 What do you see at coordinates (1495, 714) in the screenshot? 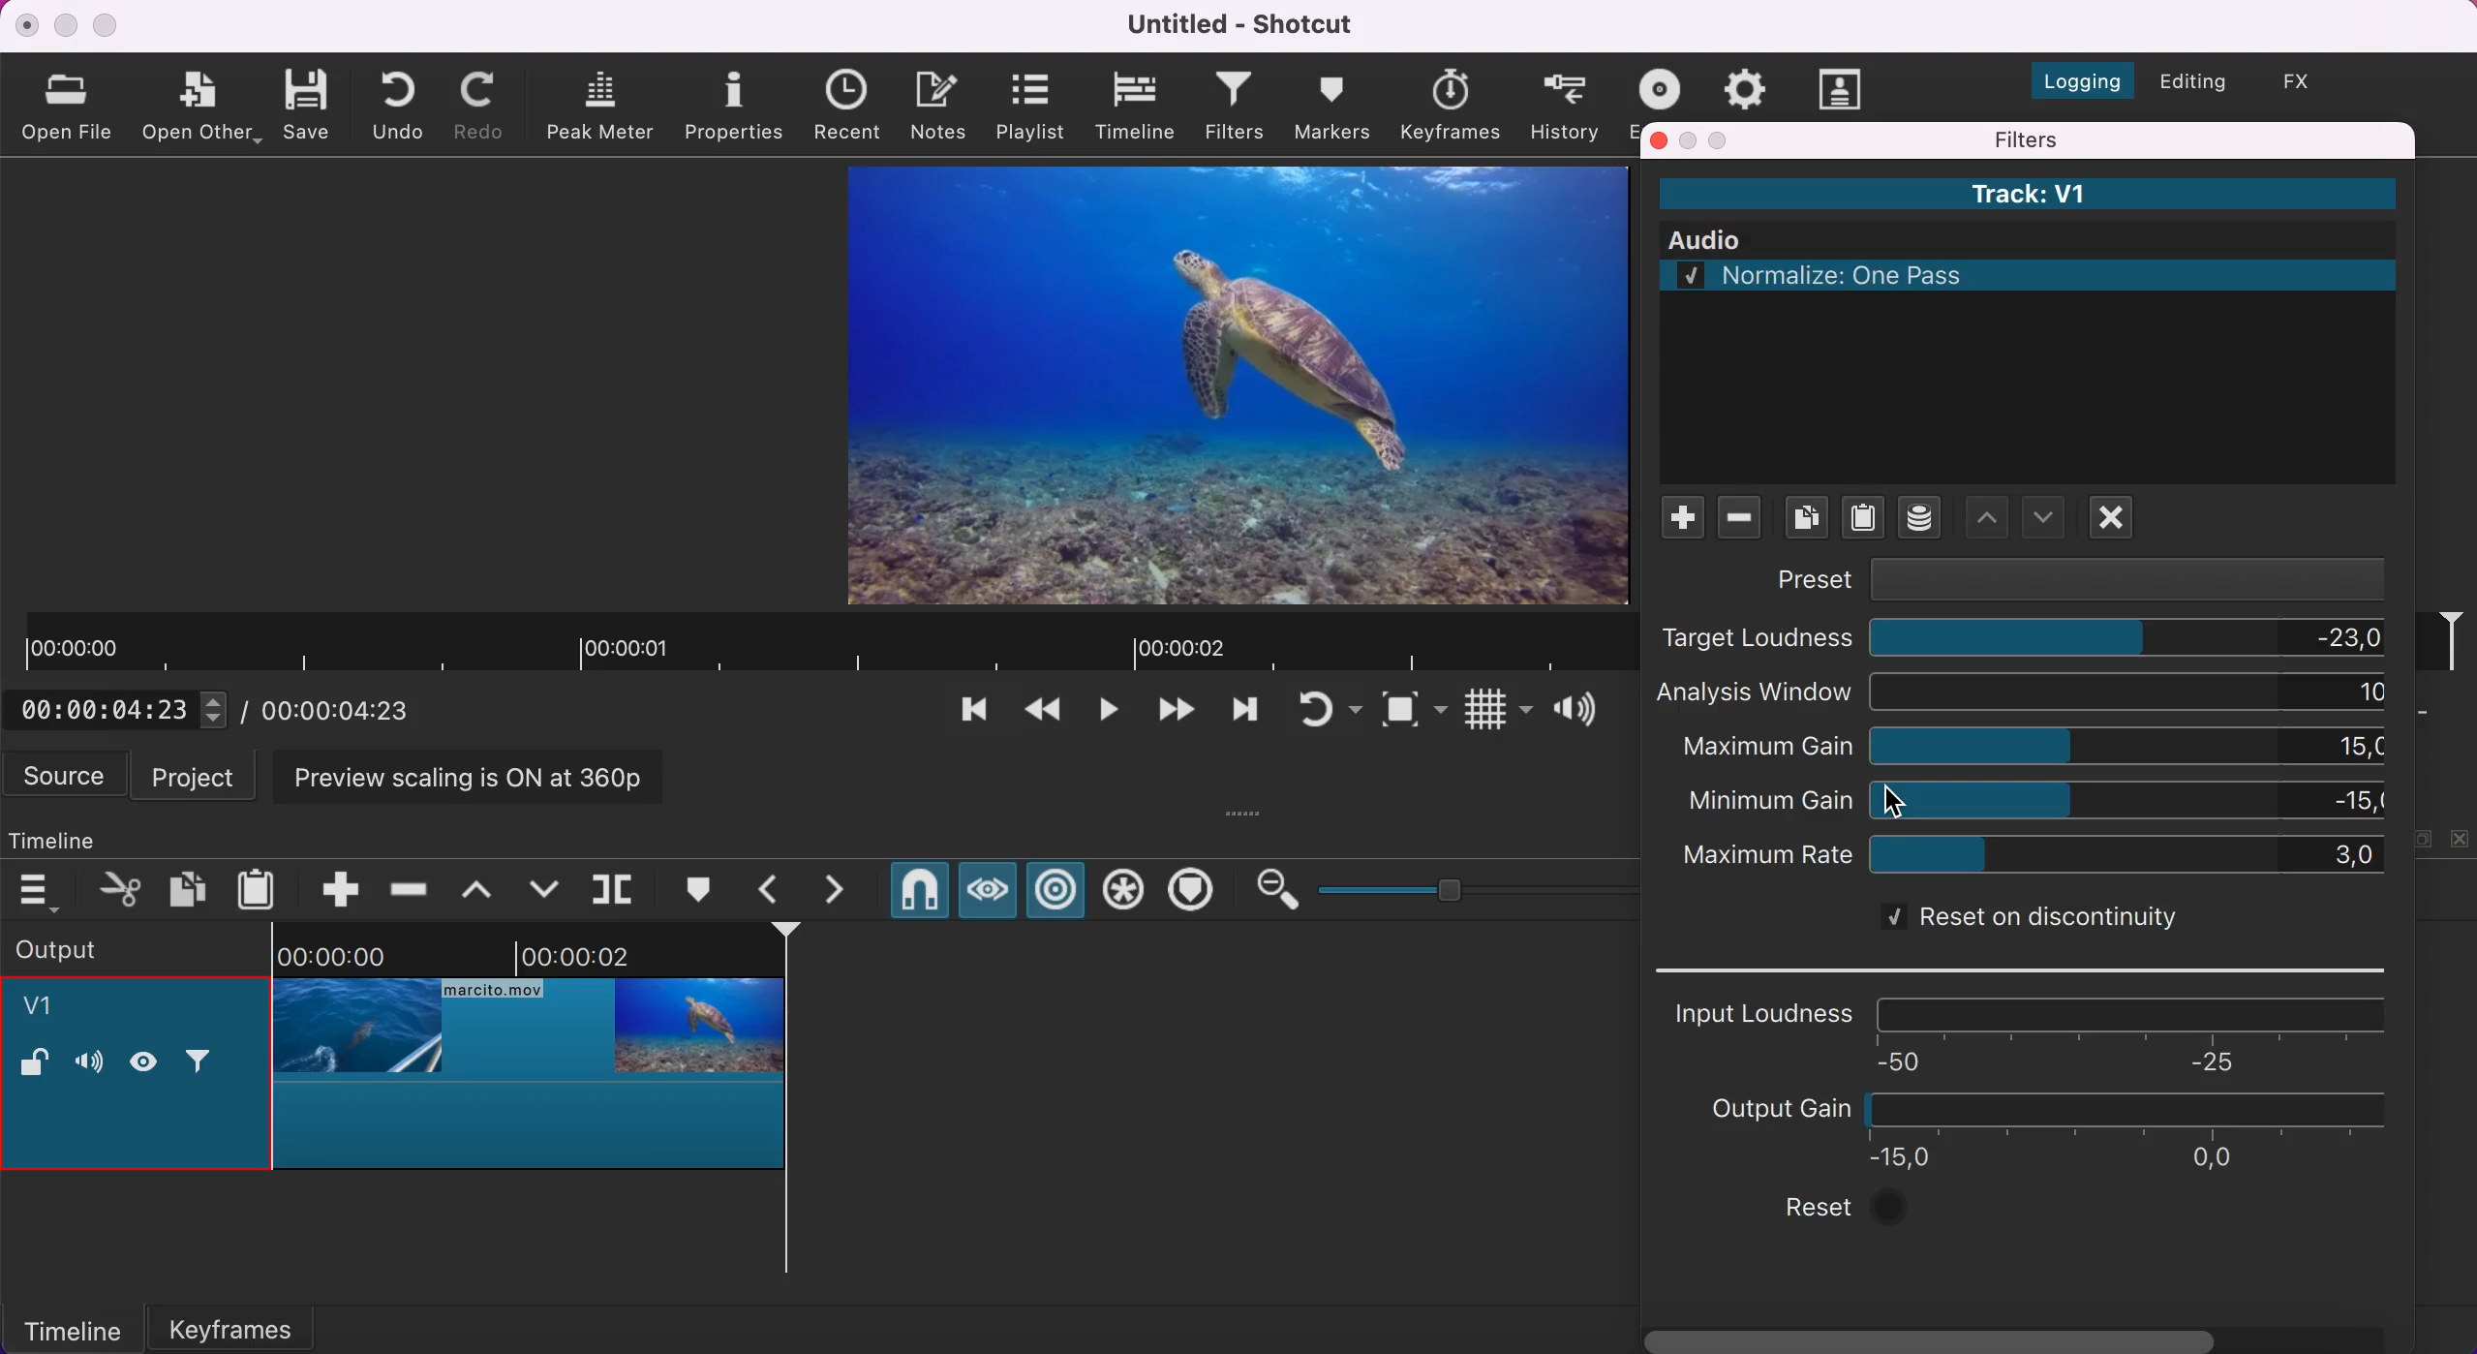
I see `toggle grid display on the player` at bounding box center [1495, 714].